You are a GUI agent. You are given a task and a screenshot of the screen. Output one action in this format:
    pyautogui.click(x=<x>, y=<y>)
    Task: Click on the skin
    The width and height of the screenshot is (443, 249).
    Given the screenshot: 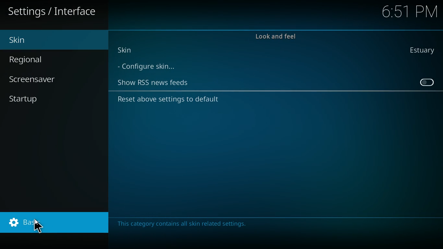 What is the action you would take?
    pyautogui.click(x=51, y=40)
    